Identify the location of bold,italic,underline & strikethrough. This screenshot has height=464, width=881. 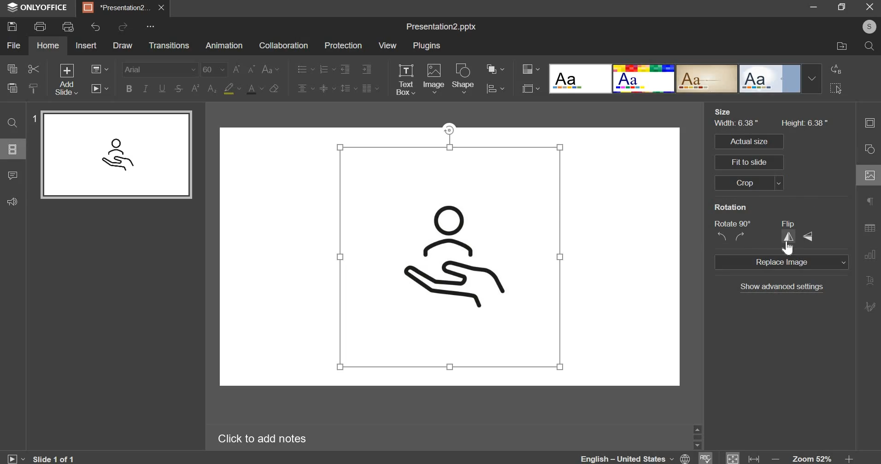
(154, 88).